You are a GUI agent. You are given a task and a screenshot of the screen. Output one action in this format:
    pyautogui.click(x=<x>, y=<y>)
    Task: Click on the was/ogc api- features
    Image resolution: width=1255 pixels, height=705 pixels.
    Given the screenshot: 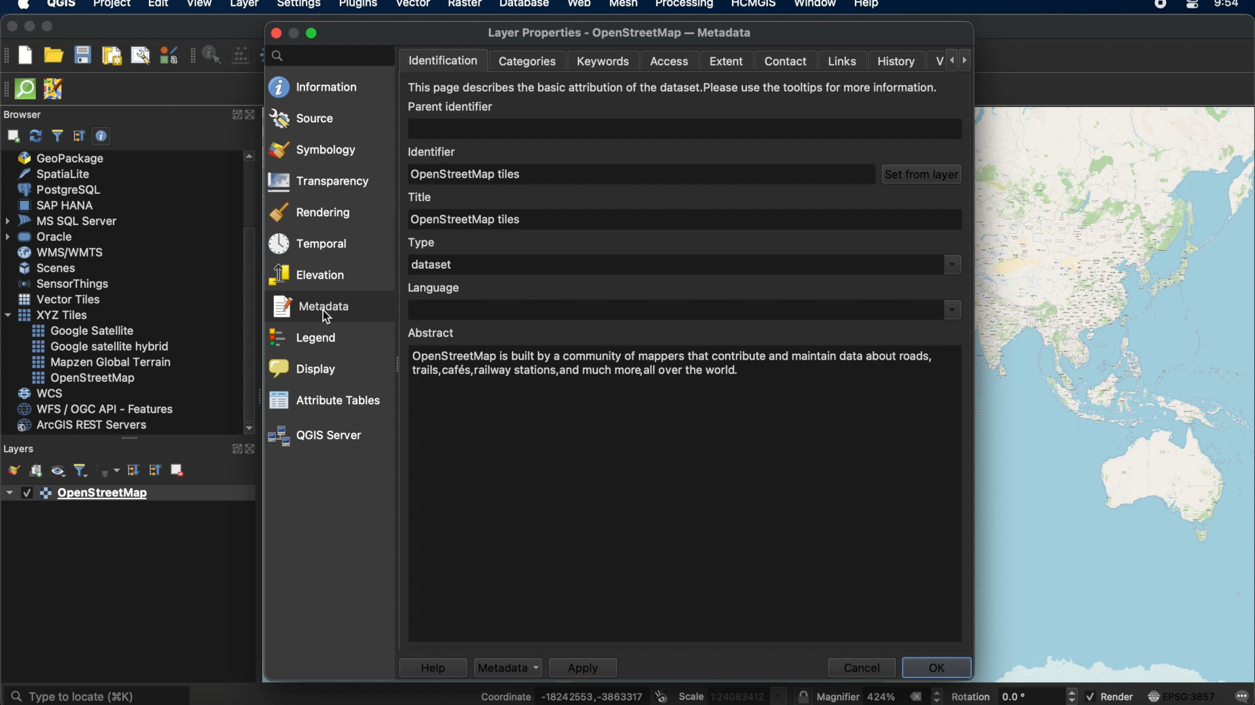 What is the action you would take?
    pyautogui.click(x=96, y=409)
    